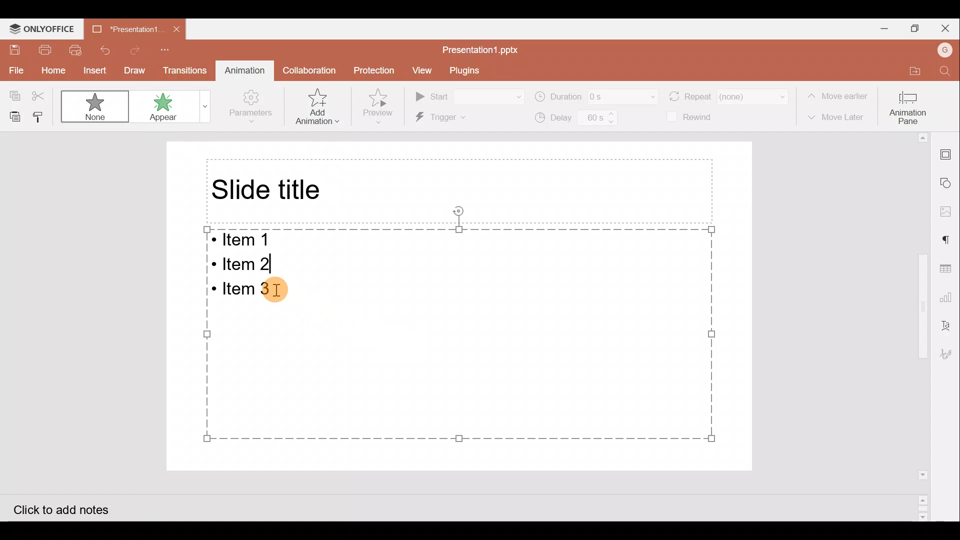 The width and height of the screenshot is (960, 540). Describe the element at coordinates (949, 268) in the screenshot. I see `Table settings` at that location.